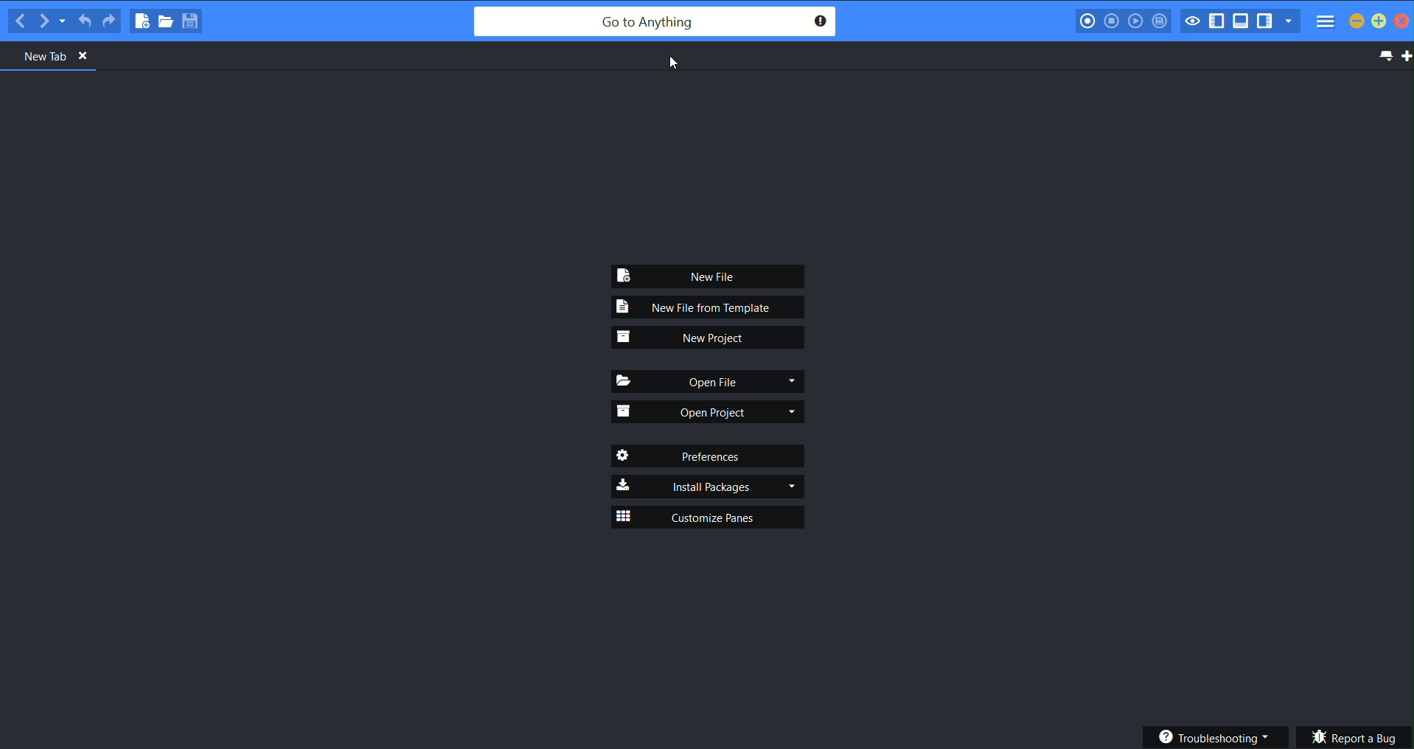 This screenshot has height=749, width=1414. I want to click on install packages, so click(709, 485).